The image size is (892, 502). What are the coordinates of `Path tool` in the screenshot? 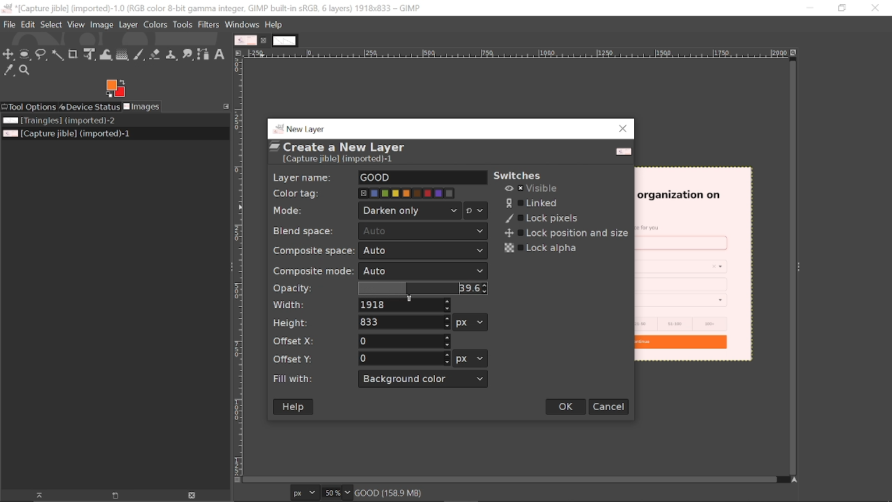 It's located at (203, 54).